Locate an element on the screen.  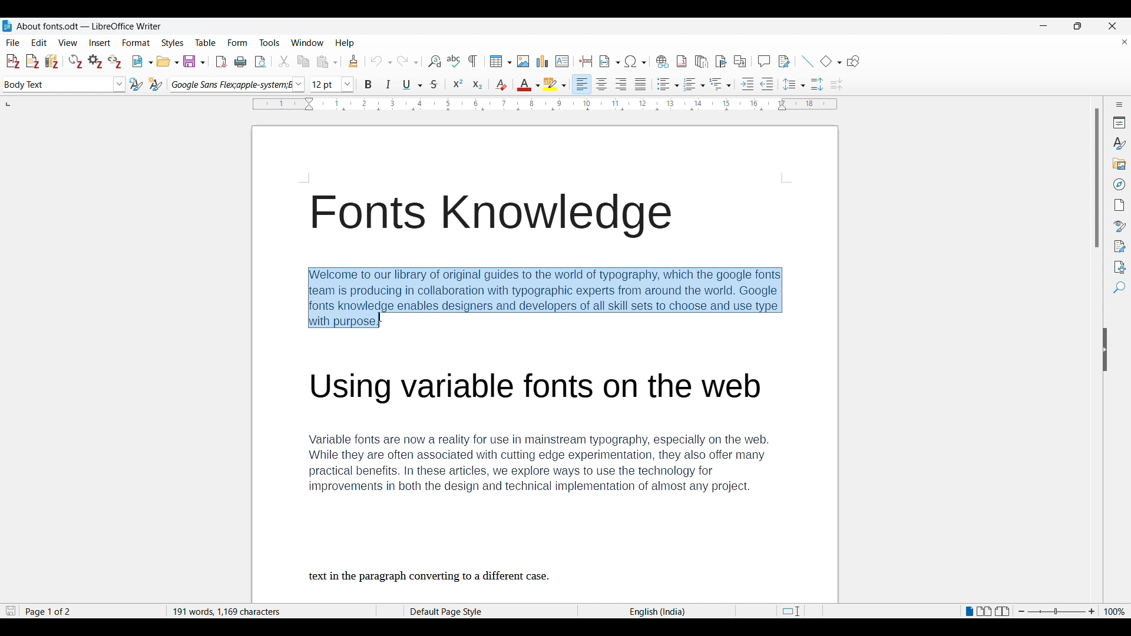
Insert cross-reference is located at coordinates (740, 61).